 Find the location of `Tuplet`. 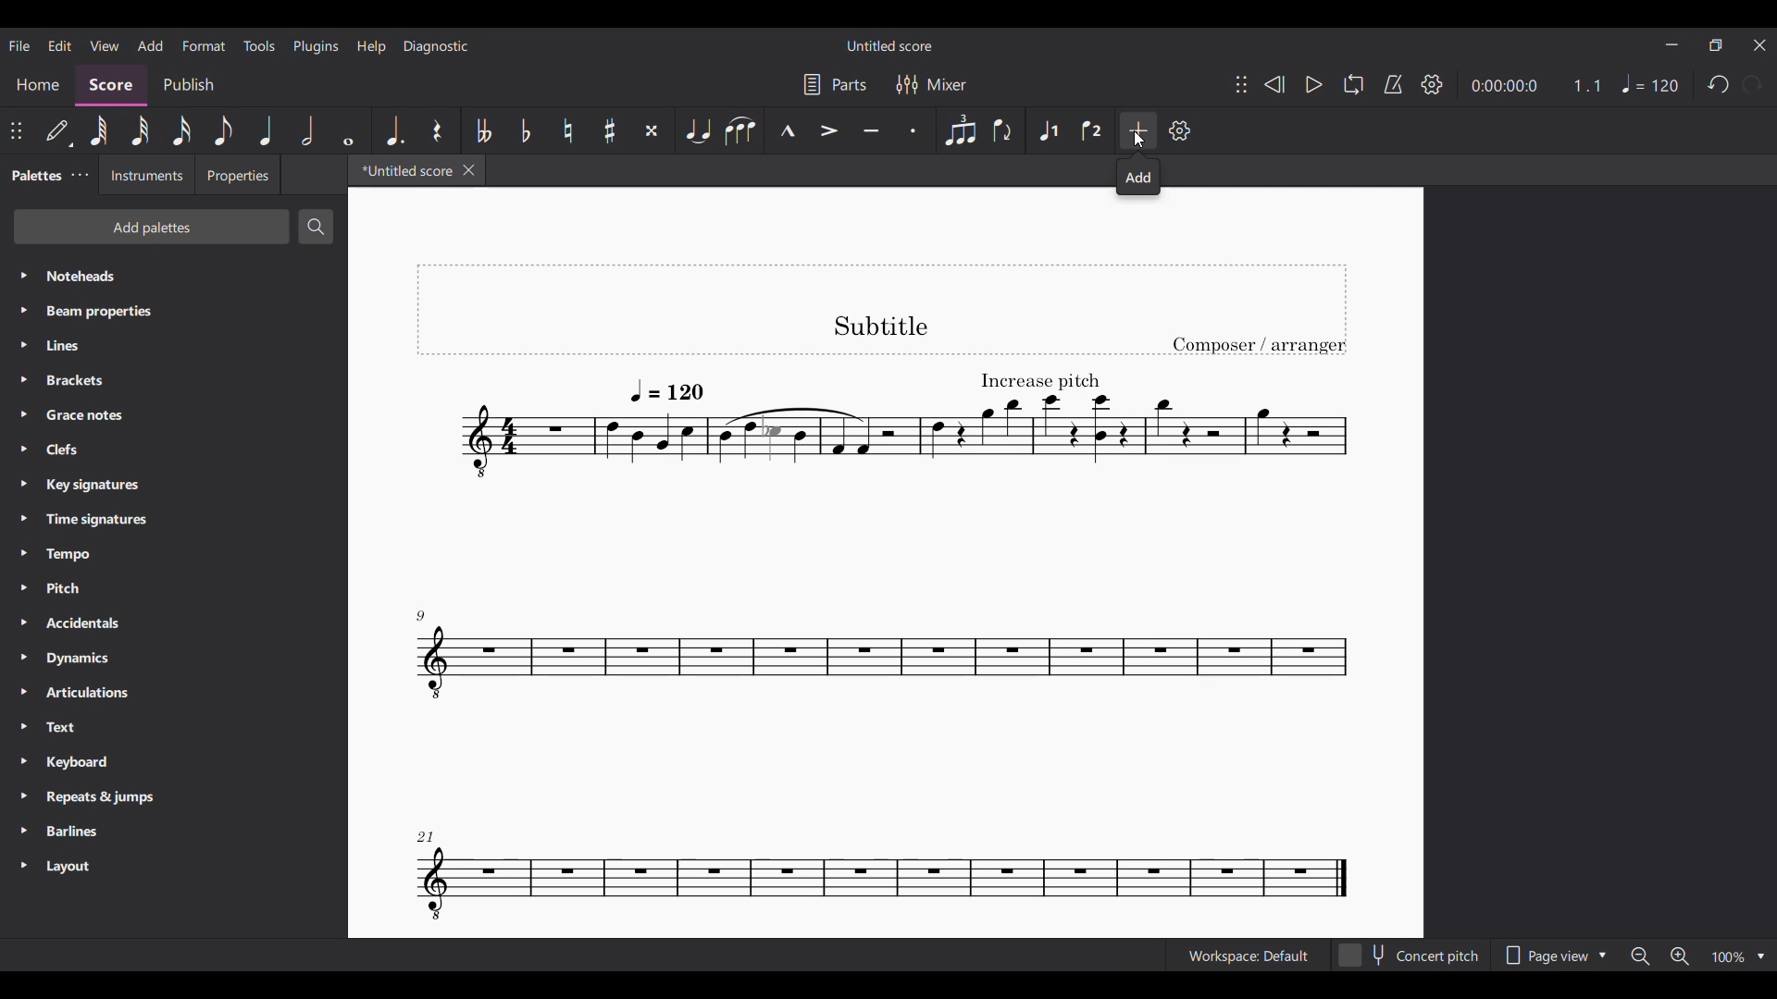

Tuplet is located at coordinates (960, 130).